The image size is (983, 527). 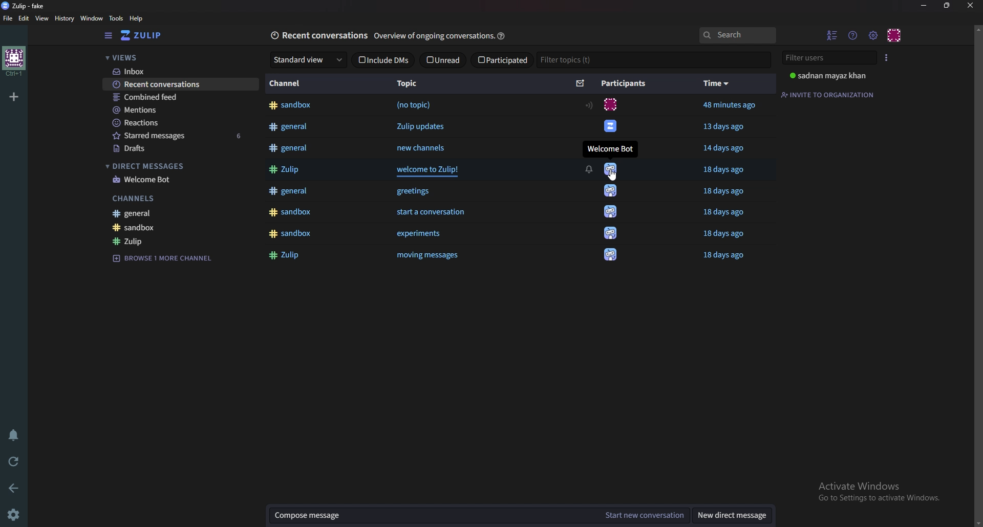 What do you see at coordinates (318, 36) in the screenshot?
I see `Recent conversations` at bounding box center [318, 36].